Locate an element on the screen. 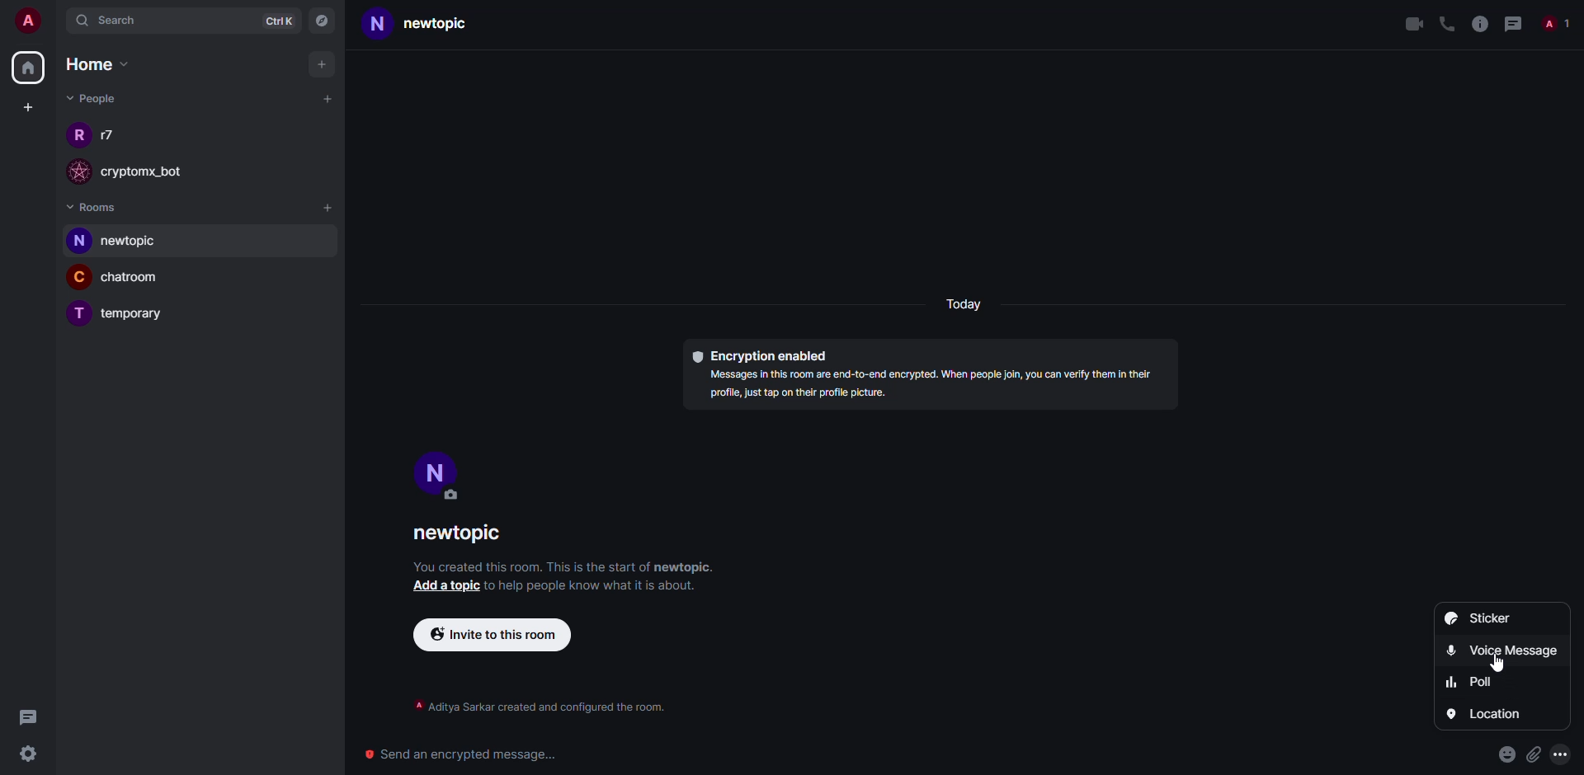 This screenshot has height=775, width=1584. N is located at coordinates (79, 242).